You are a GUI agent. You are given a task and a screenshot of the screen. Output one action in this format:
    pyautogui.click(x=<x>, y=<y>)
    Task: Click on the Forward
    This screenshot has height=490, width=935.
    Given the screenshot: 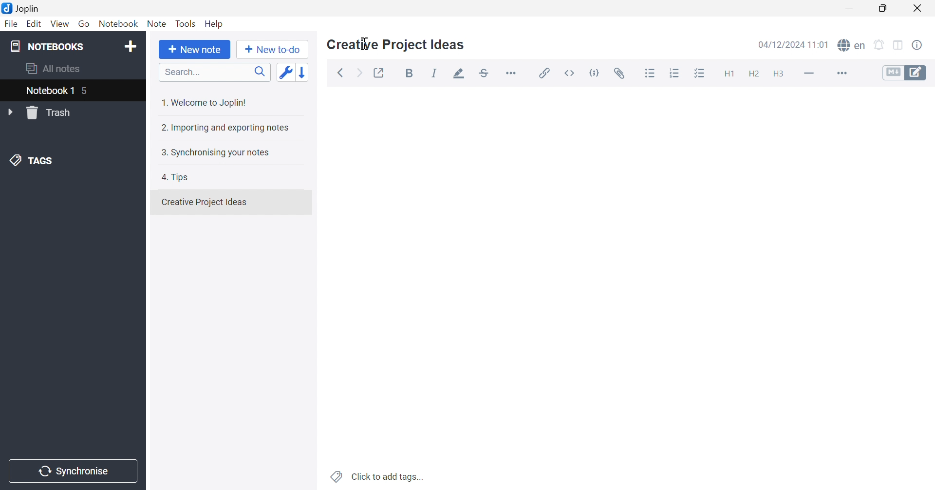 What is the action you would take?
    pyautogui.click(x=358, y=75)
    